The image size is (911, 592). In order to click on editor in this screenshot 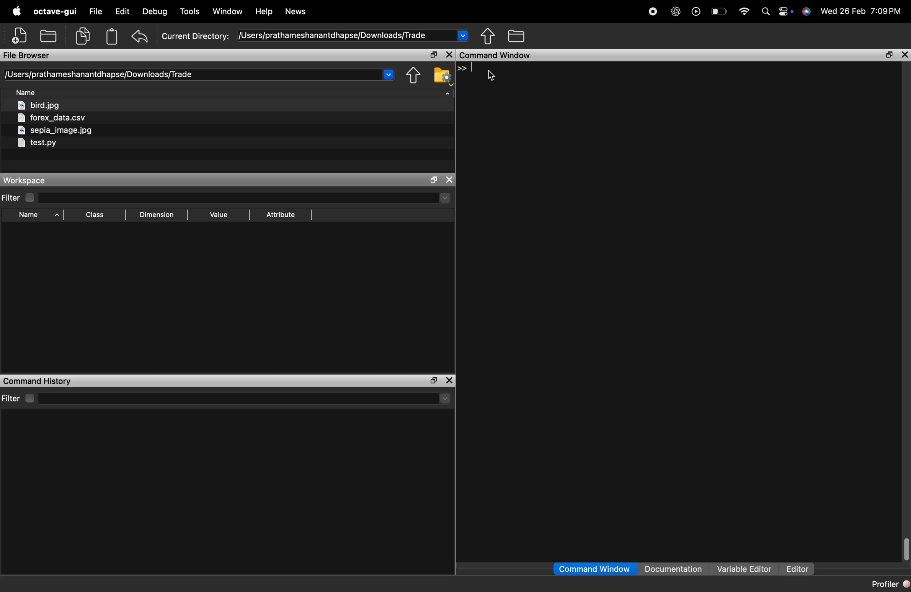, I will do `click(798, 569)`.